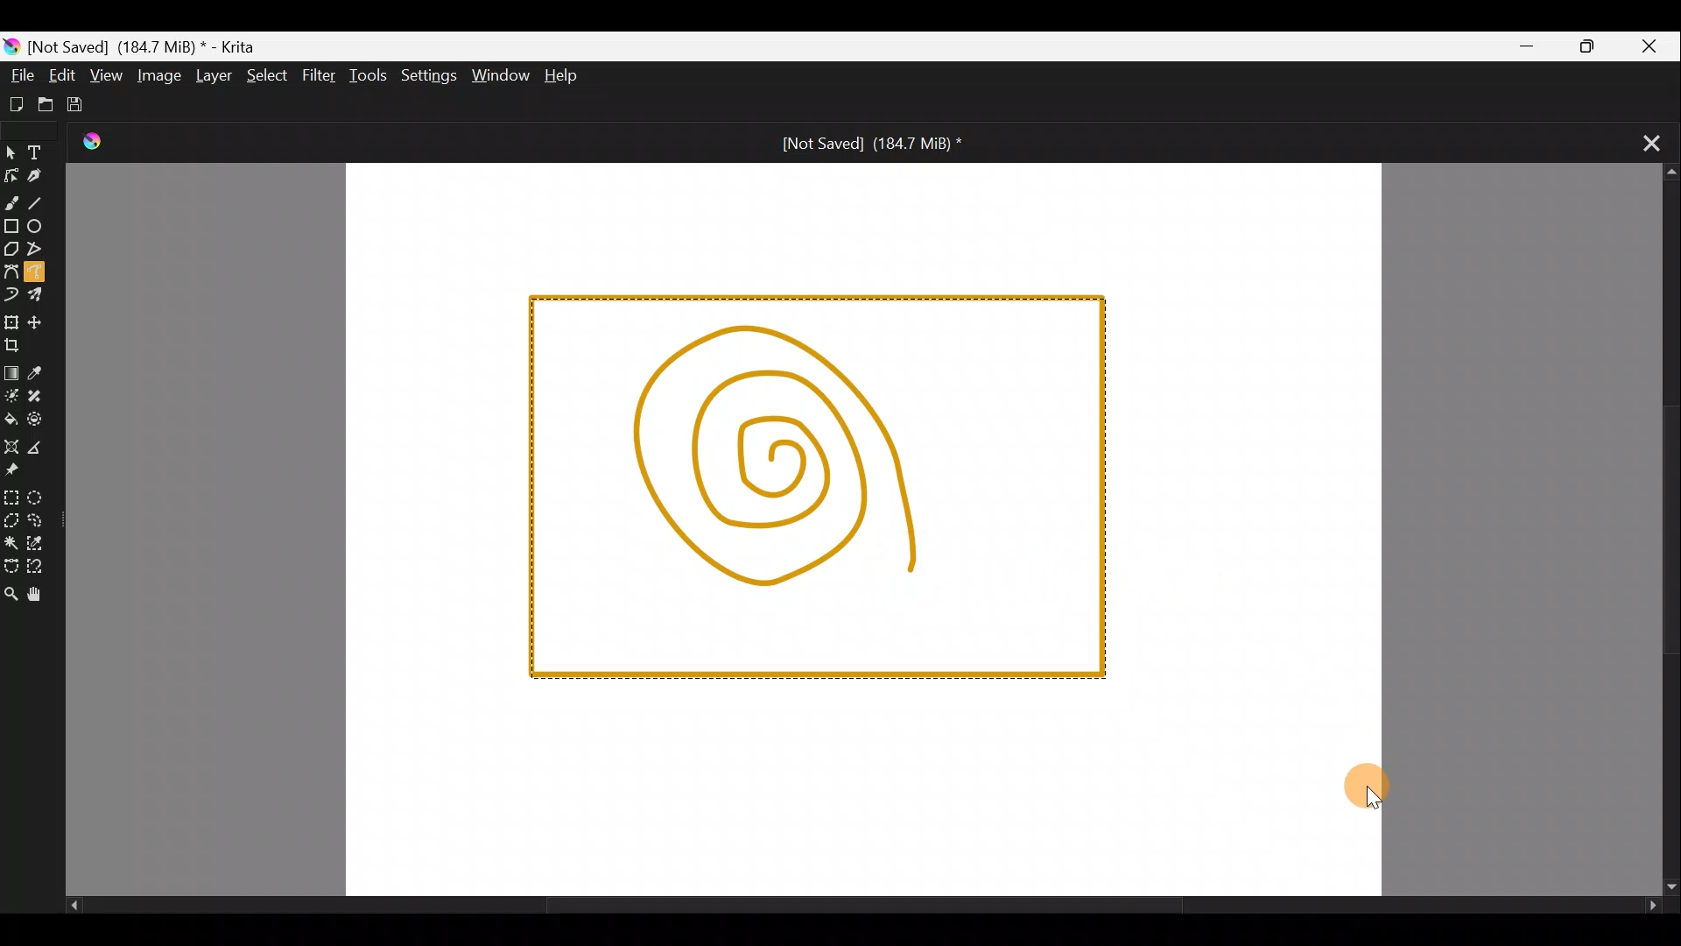 This screenshot has height=946, width=1681. I want to click on Polygonal selection tool, so click(11, 522).